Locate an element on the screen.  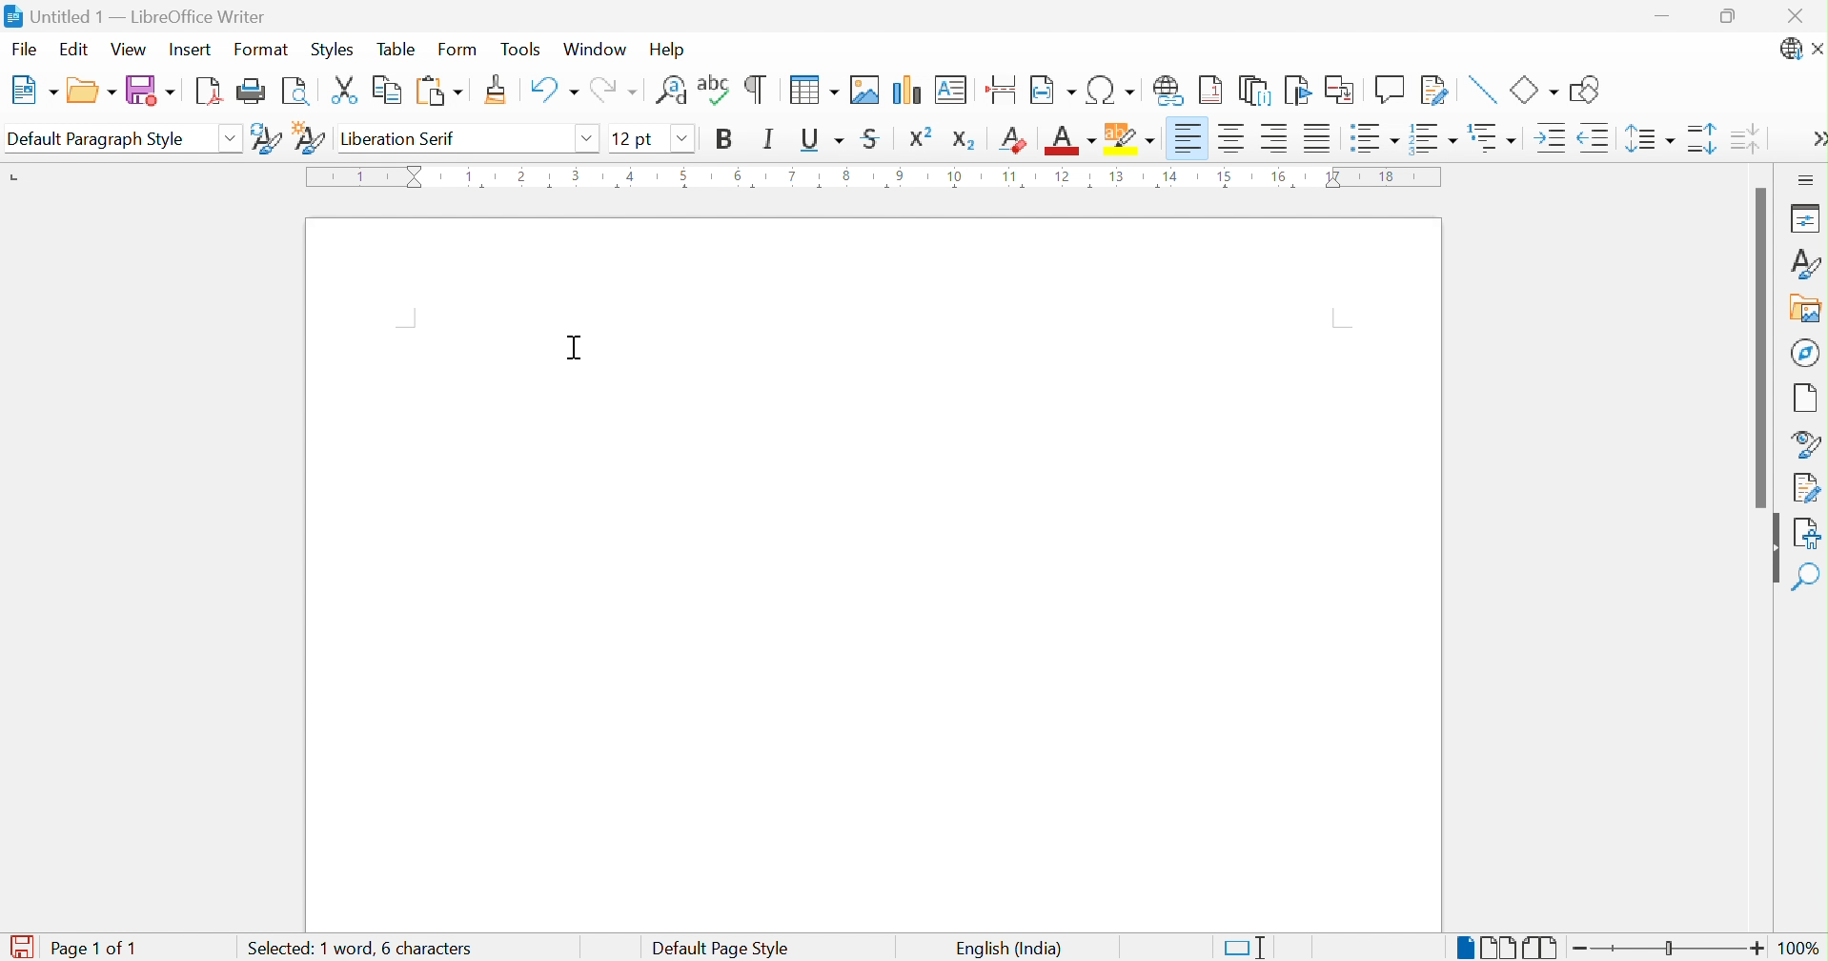
Drop down is located at coordinates (678, 137).